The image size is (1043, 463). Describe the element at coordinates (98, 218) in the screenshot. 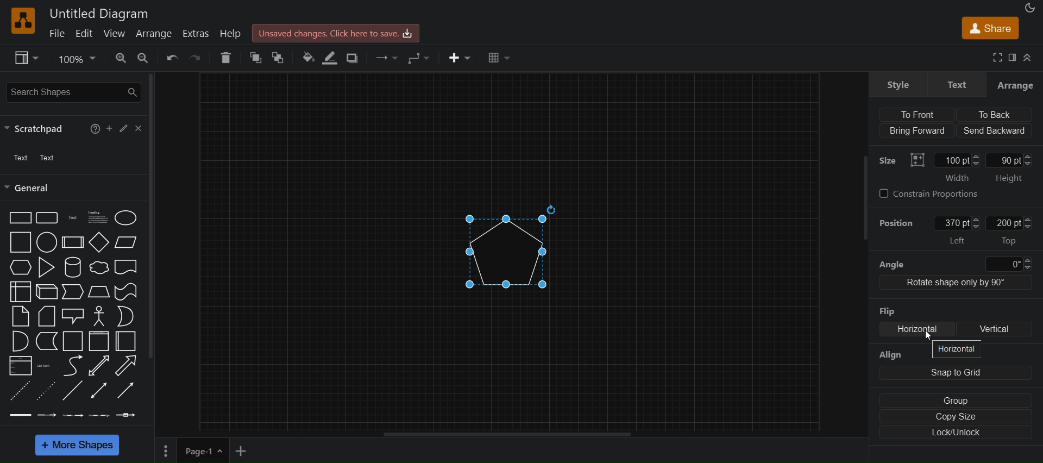

I see `Textbox` at that location.